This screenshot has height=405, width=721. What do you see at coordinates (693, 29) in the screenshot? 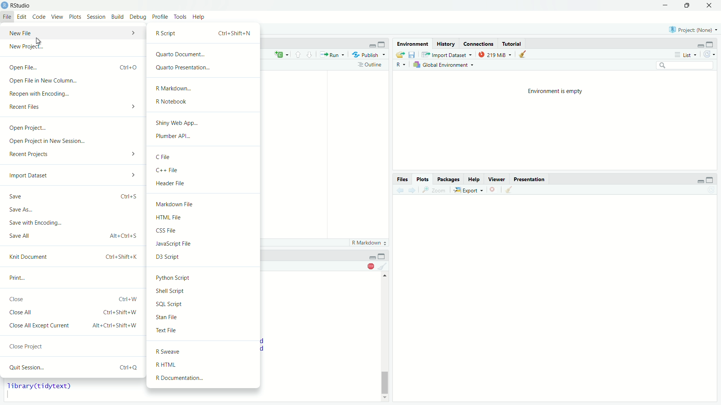
I see `select project` at bounding box center [693, 29].